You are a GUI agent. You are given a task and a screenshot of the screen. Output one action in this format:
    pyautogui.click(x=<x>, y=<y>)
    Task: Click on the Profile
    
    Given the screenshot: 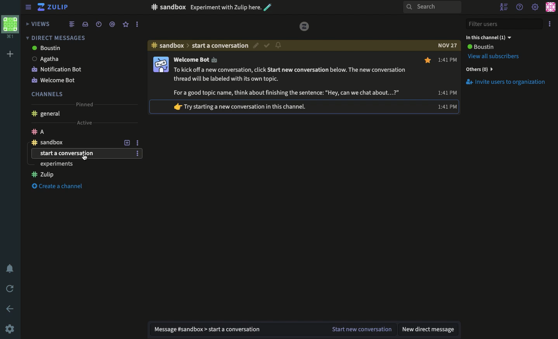 What is the action you would take?
    pyautogui.click(x=160, y=65)
    